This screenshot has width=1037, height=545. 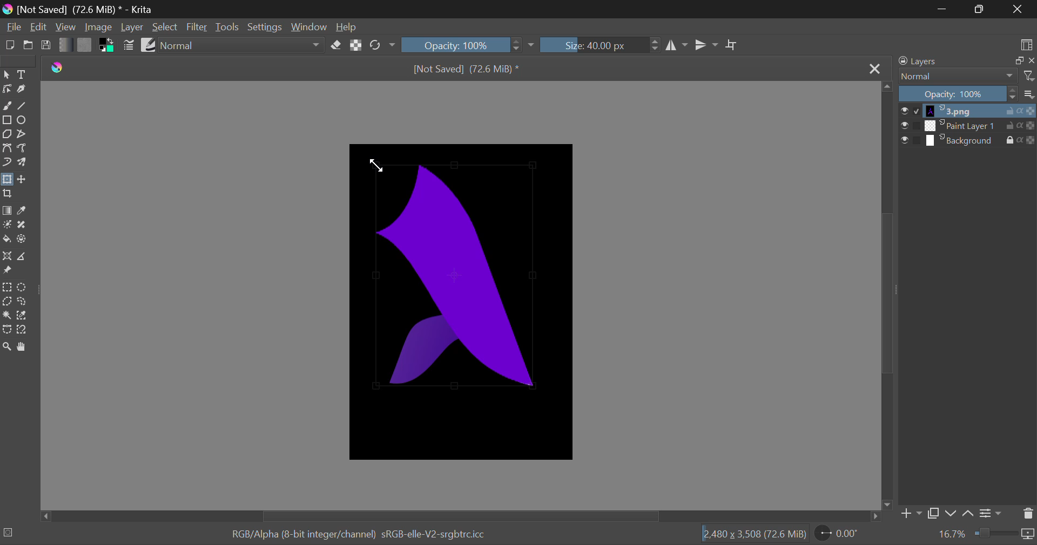 I want to click on [Not Saved] (71.4 MiB) * - Krita, so click(x=86, y=9).